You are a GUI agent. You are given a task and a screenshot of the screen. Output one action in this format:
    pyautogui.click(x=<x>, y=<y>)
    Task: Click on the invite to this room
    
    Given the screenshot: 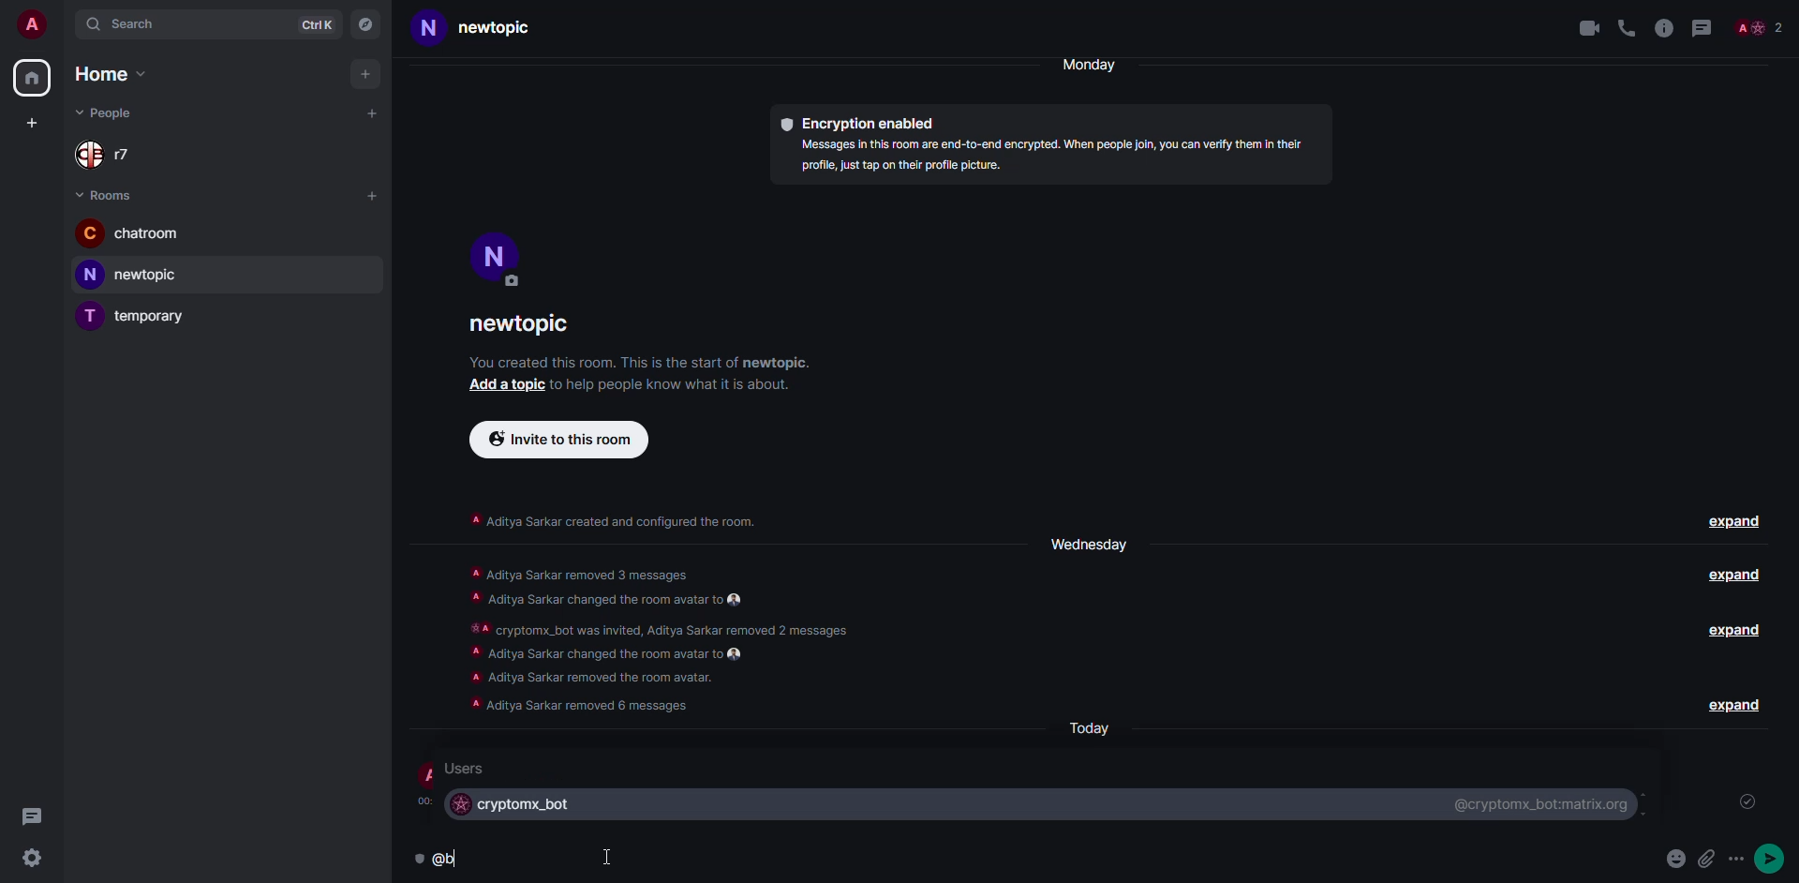 What is the action you would take?
    pyautogui.click(x=560, y=440)
    